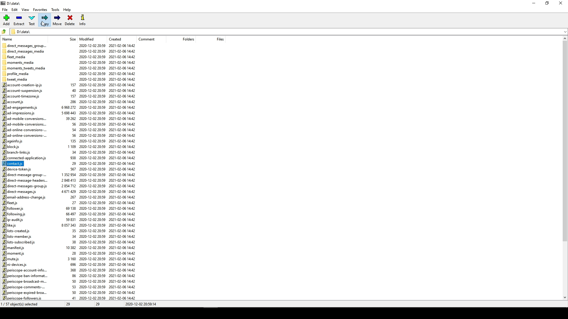  Describe the element at coordinates (534, 5) in the screenshot. I see `minimize` at that location.